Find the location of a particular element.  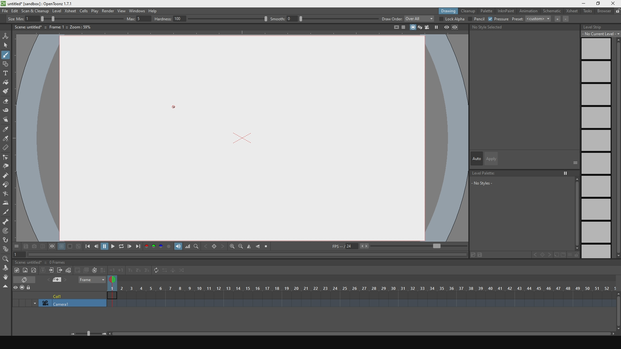

cleanup is located at coordinates (468, 11).